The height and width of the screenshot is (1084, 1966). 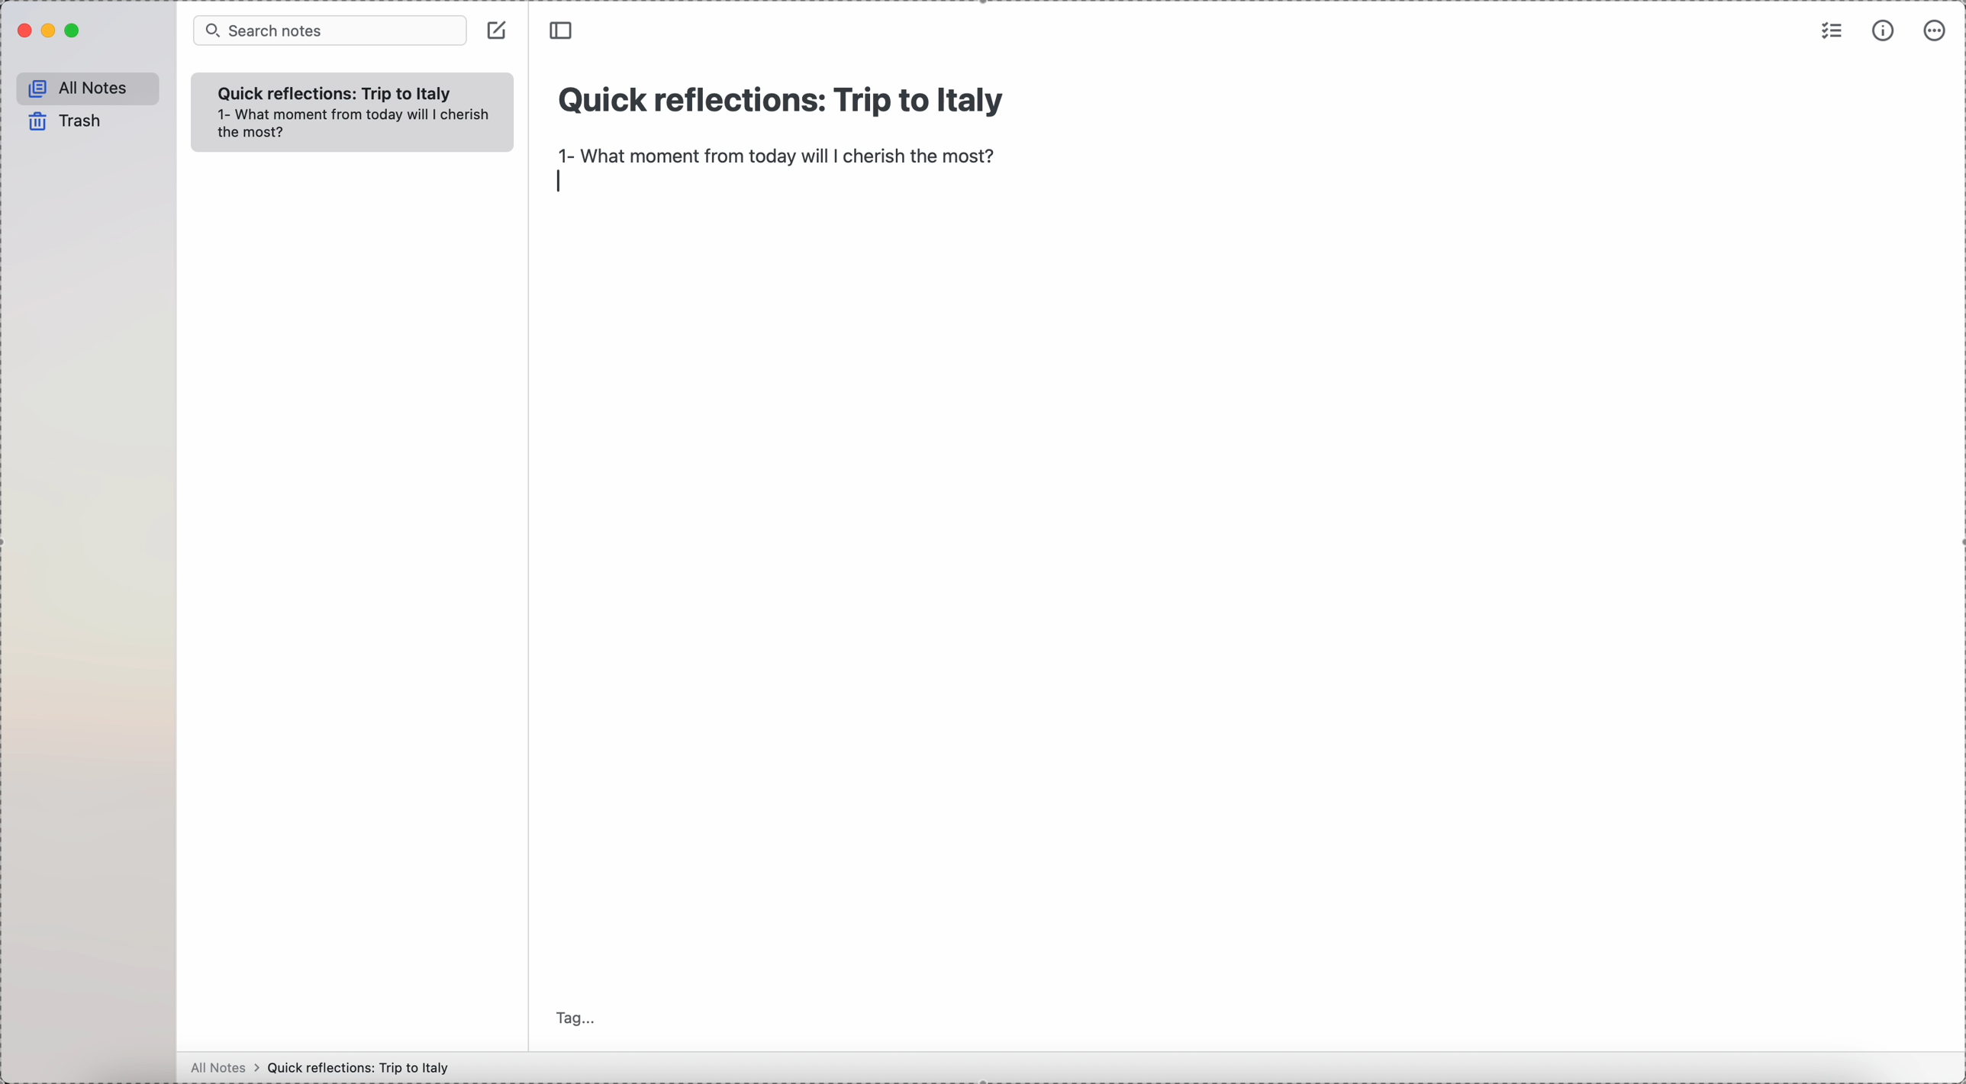 I want to click on Quick reflections: Trip to Italy, so click(x=363, y=1067).